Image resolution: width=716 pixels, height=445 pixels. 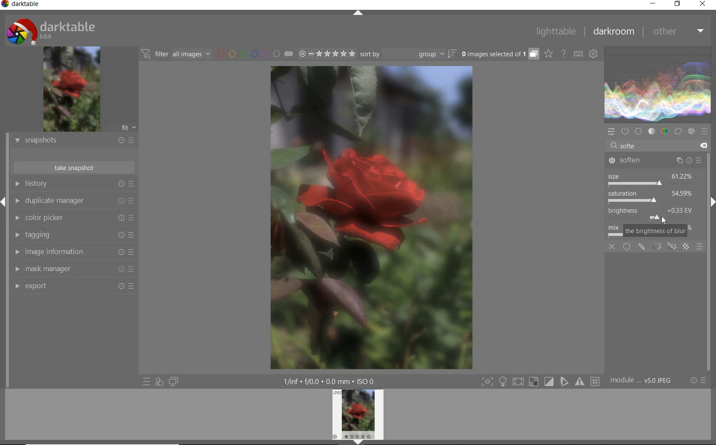 I want to click on display a second darkroom image window, so click(x=173, y=382).